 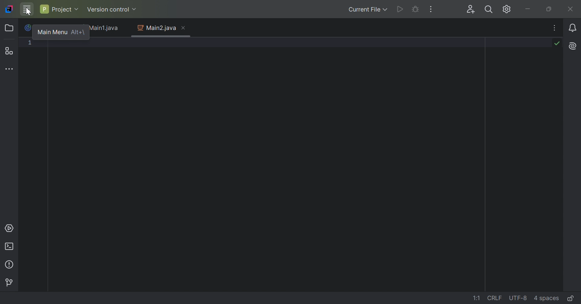 I want to click on Debug, so click(x=415, y=10).